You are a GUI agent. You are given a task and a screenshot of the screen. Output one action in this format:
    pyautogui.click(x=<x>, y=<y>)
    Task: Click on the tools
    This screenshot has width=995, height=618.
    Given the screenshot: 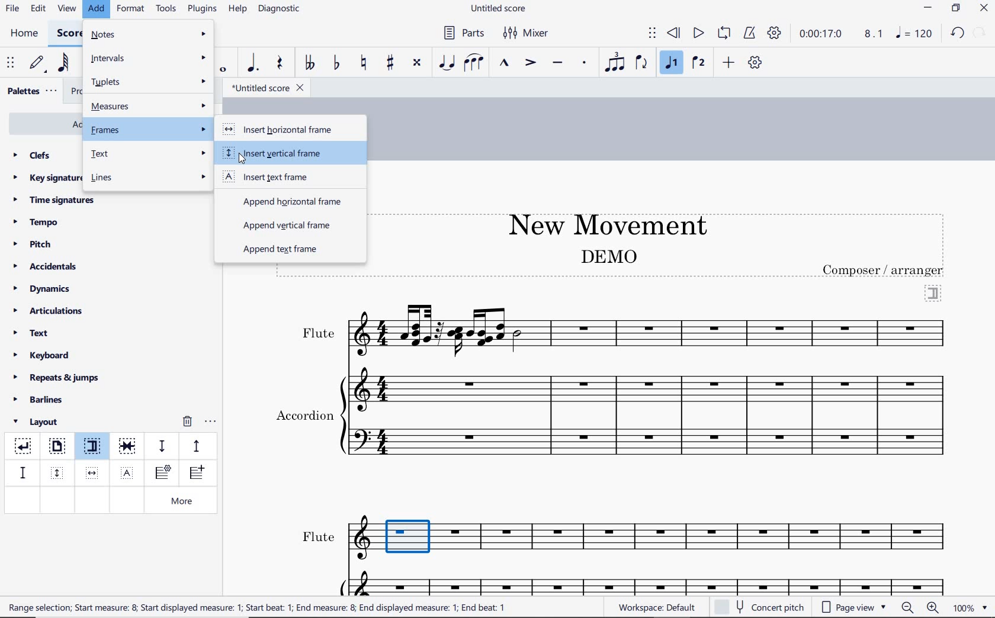 What is the action you would take?
    pyautogui.click(x=166, y=9)
    